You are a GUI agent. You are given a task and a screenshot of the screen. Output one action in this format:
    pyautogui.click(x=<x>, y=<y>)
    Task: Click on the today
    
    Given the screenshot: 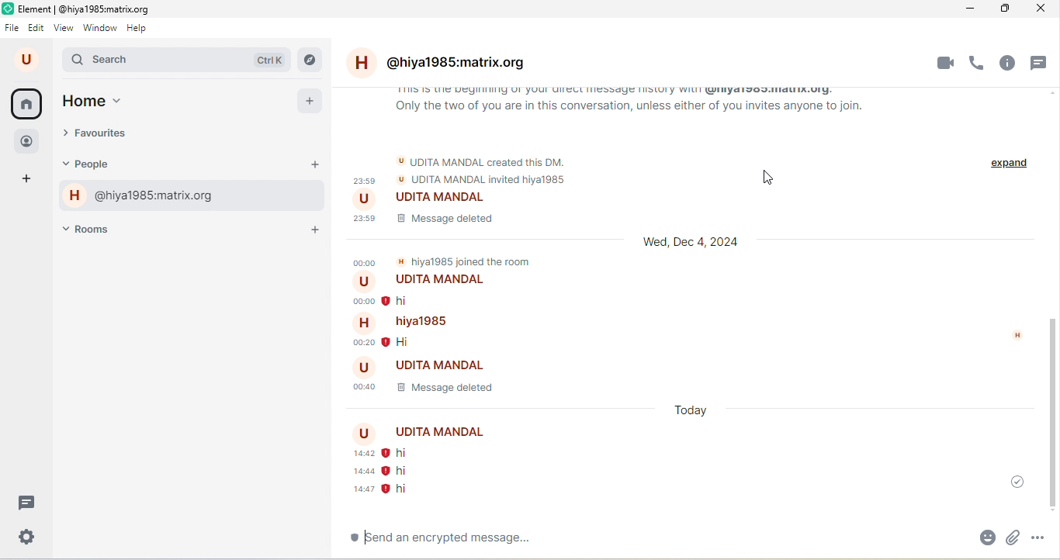 What is the action you would take?
    pyautogui.click(x=691, y=411)
    